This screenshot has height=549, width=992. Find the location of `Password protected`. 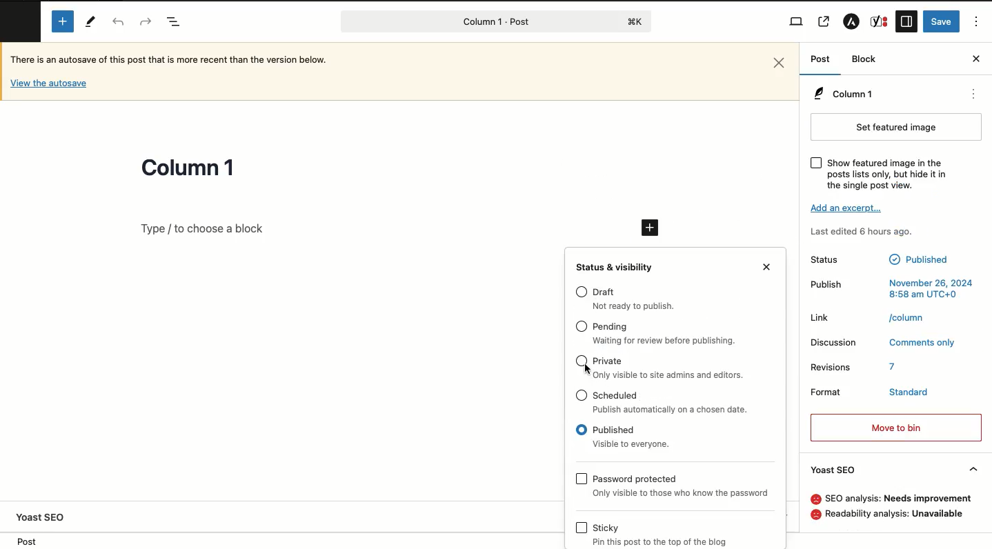

Password protected is located at coordinates (636, 479).